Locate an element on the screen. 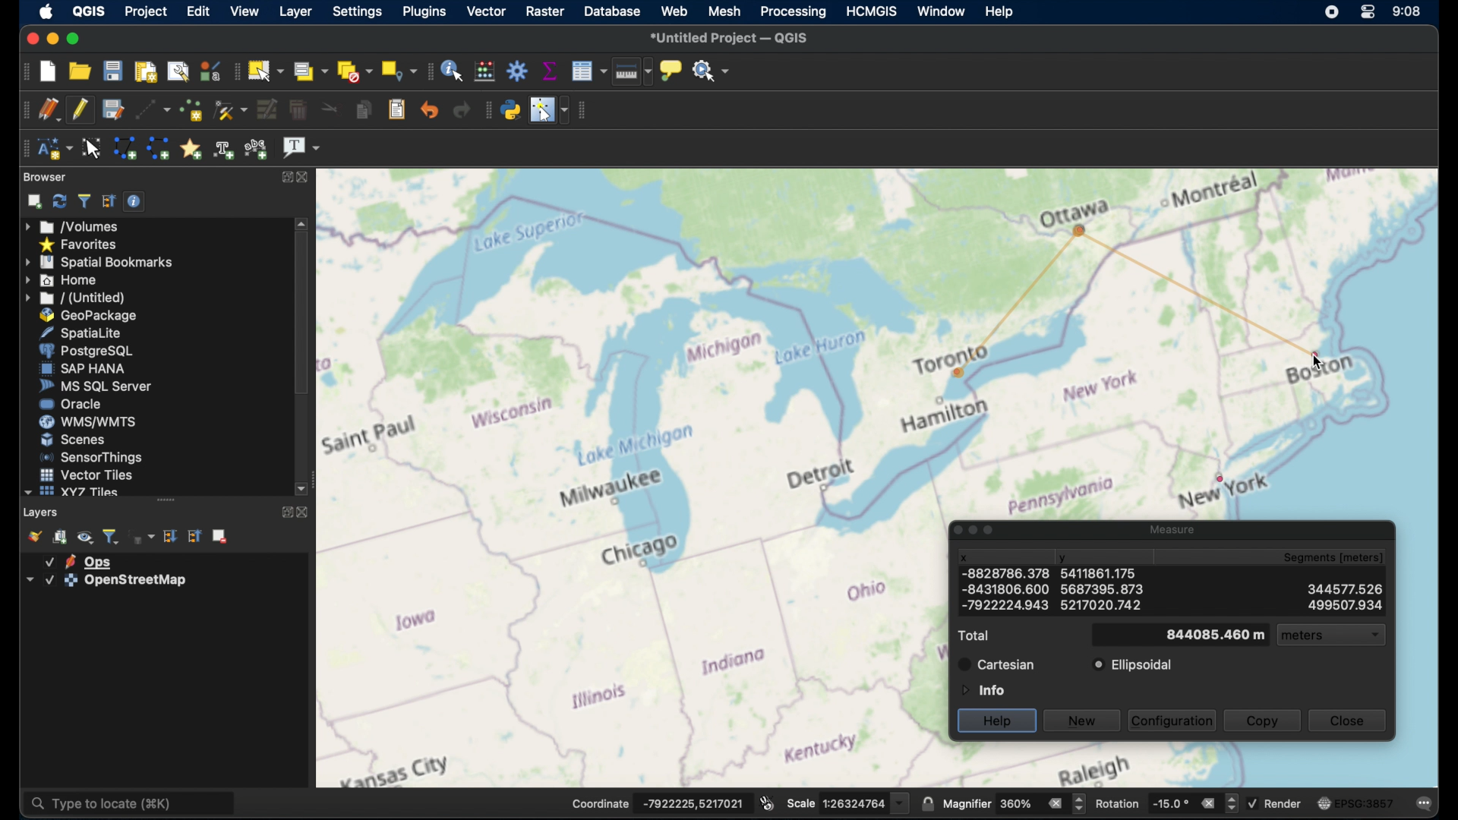 This screenshot has width=1458, height=820. processing is located at coordinates (794, 12).